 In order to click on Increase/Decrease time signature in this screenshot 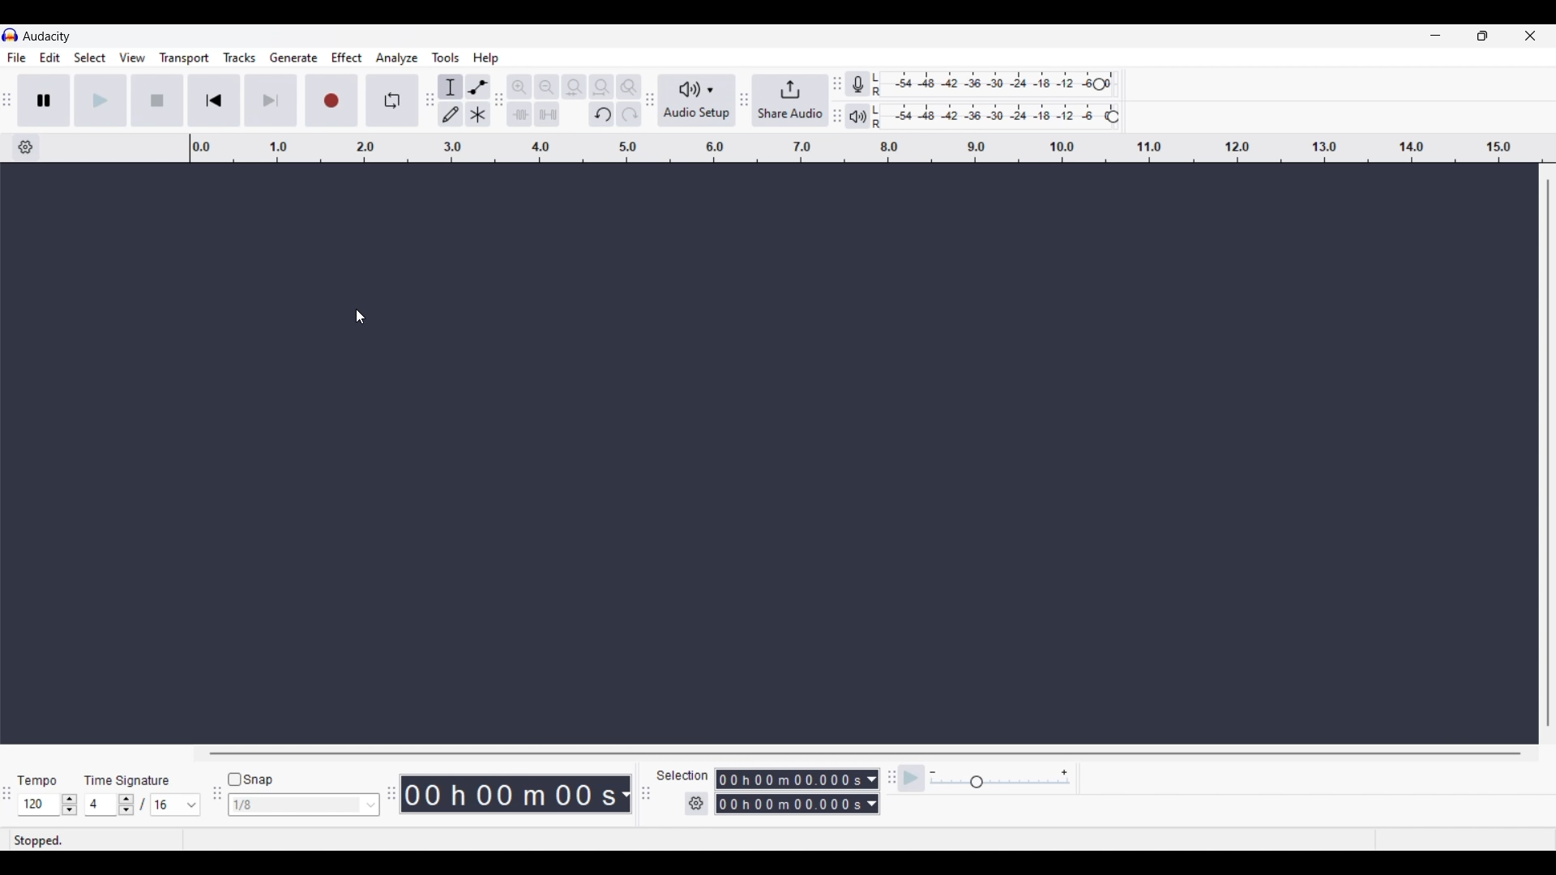, I will do `click(126, 805)`.